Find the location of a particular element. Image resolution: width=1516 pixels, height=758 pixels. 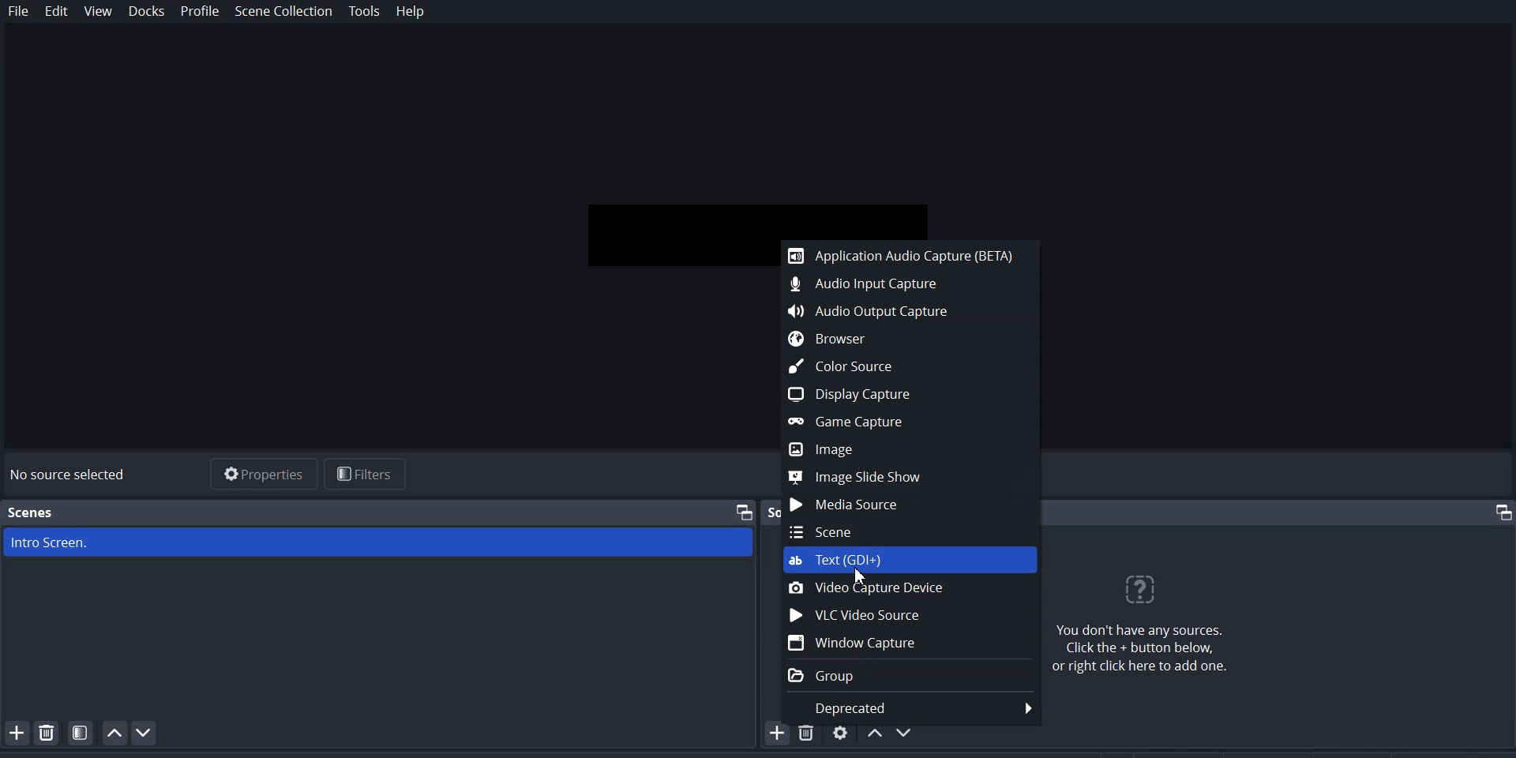

Application Audio Capture BETA is located at coordinates (902, 255).